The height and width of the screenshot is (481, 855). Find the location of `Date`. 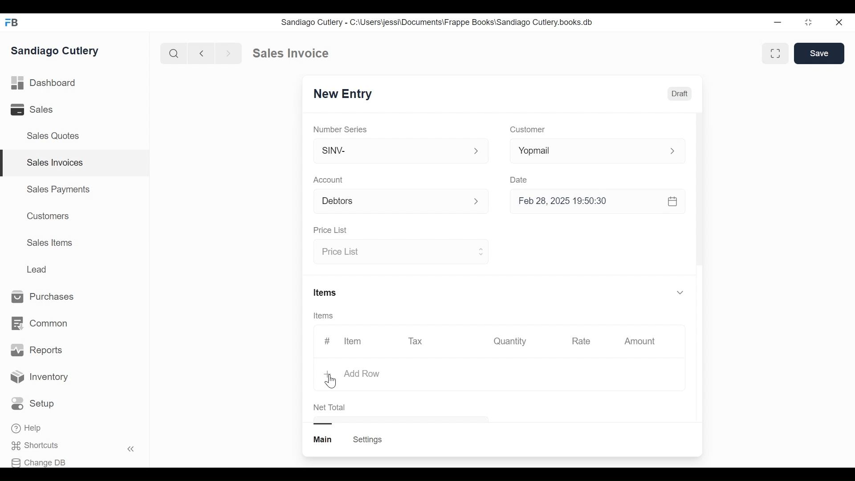

Date is located at coordinates (520, 179).